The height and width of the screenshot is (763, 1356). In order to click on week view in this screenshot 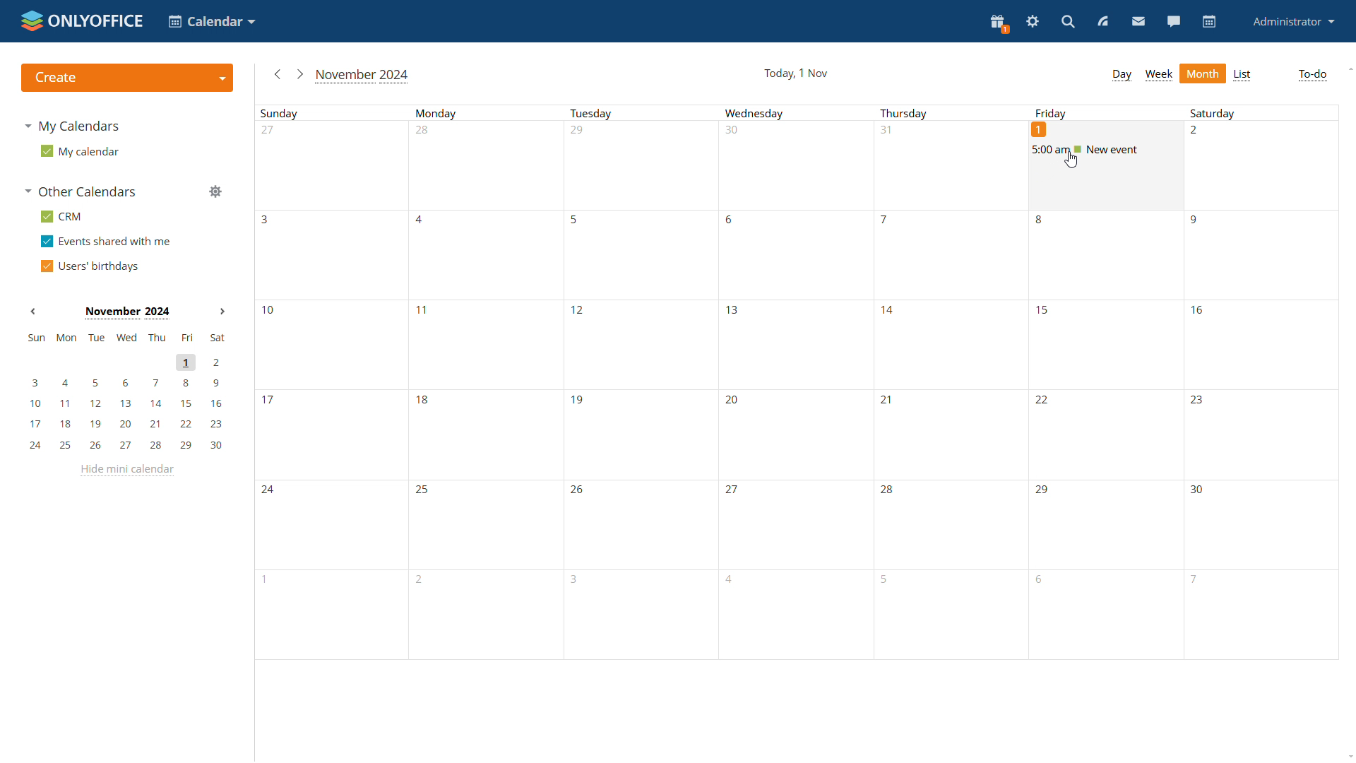, I will do `click(1159, 75)`.